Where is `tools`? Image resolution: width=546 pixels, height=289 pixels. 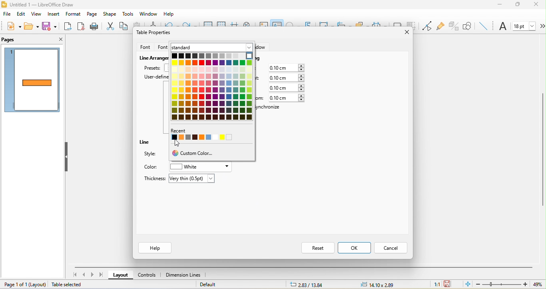
tools is located at coordinates (127, 14).